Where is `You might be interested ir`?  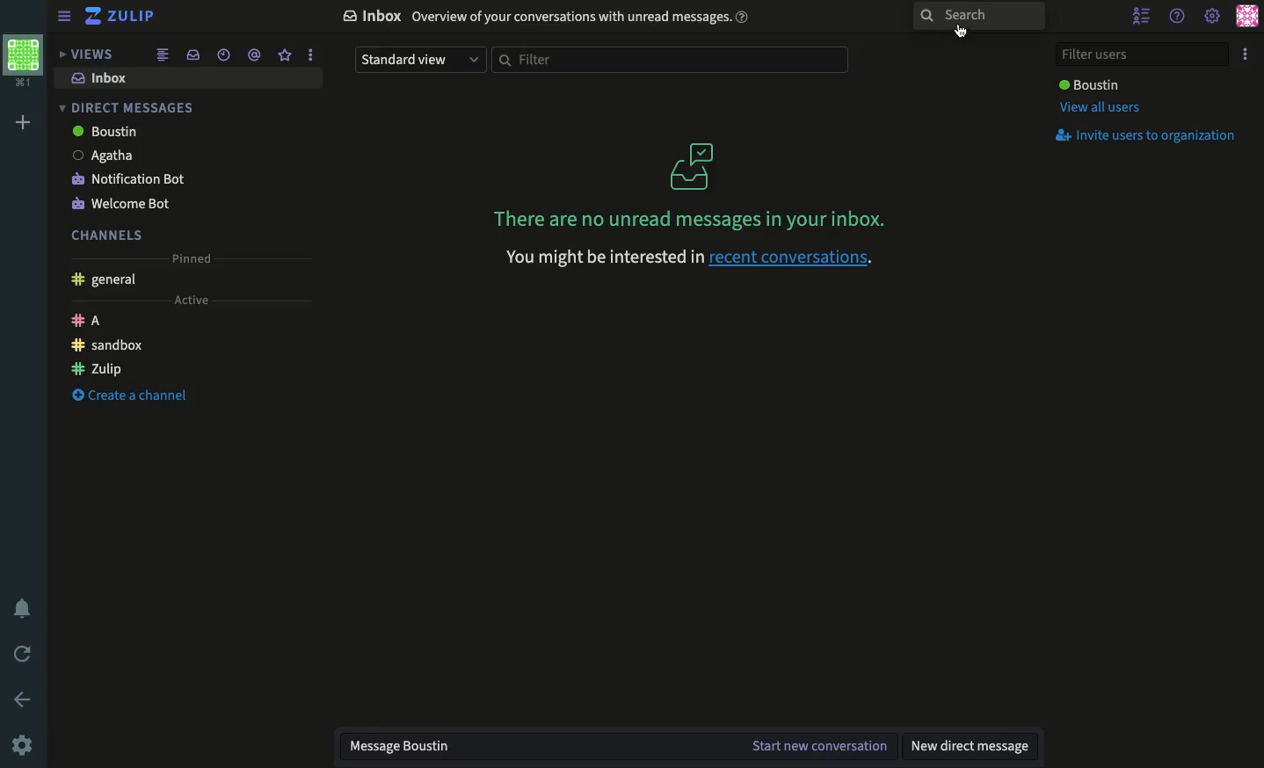 You might be interested ir is located at coordinates (601, 257).